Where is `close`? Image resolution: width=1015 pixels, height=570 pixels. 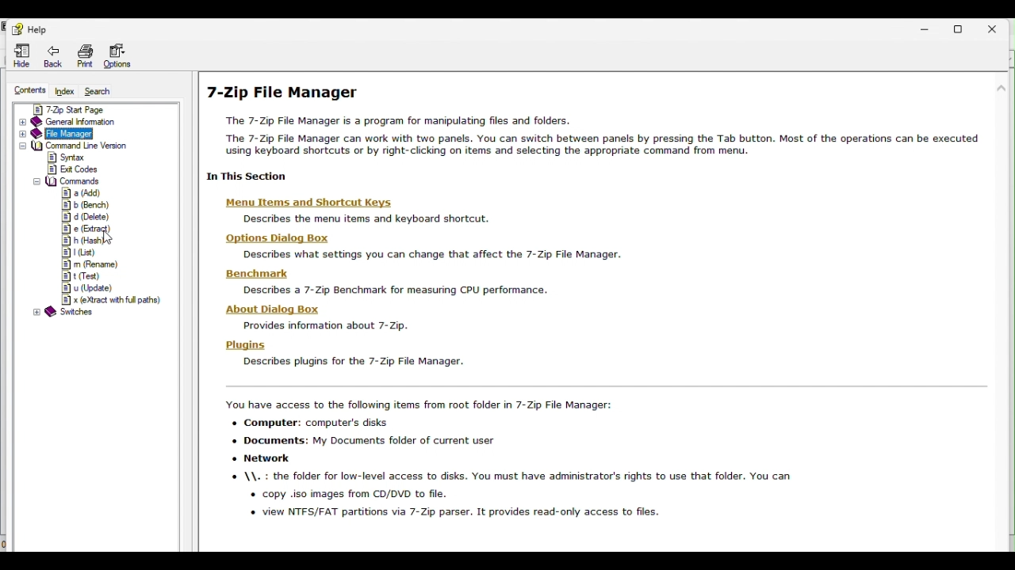 close is located at coordinates (999, 26).